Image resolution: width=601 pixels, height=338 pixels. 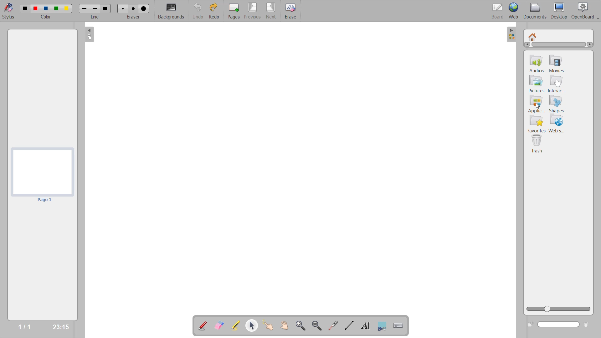 I want to click on select and modify objects, so click(x=253, y=326).